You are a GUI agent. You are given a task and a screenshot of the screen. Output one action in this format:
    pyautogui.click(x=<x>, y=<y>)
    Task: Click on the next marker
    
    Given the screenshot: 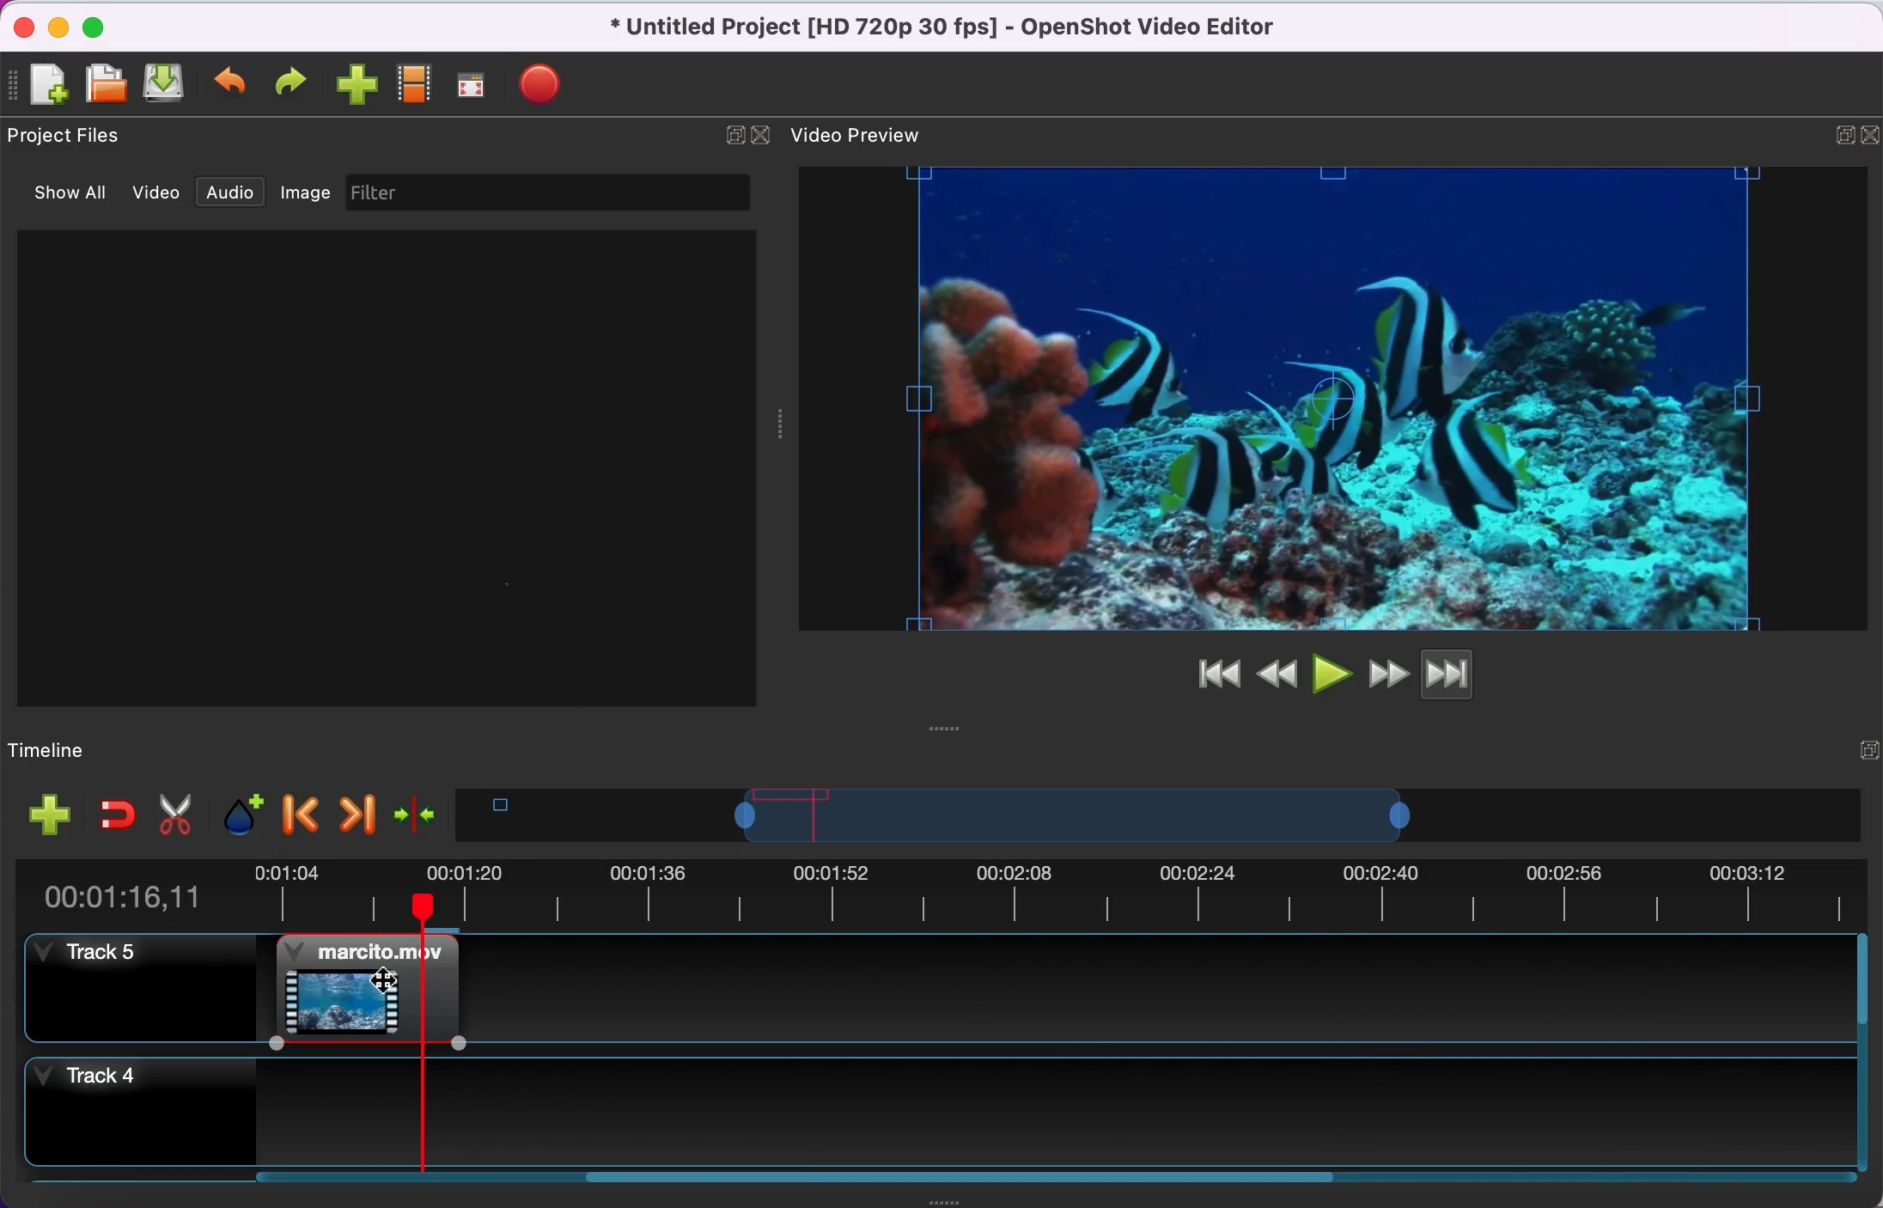 What is the action you would take?
    pyautogui.click(x=356, y=812)
    